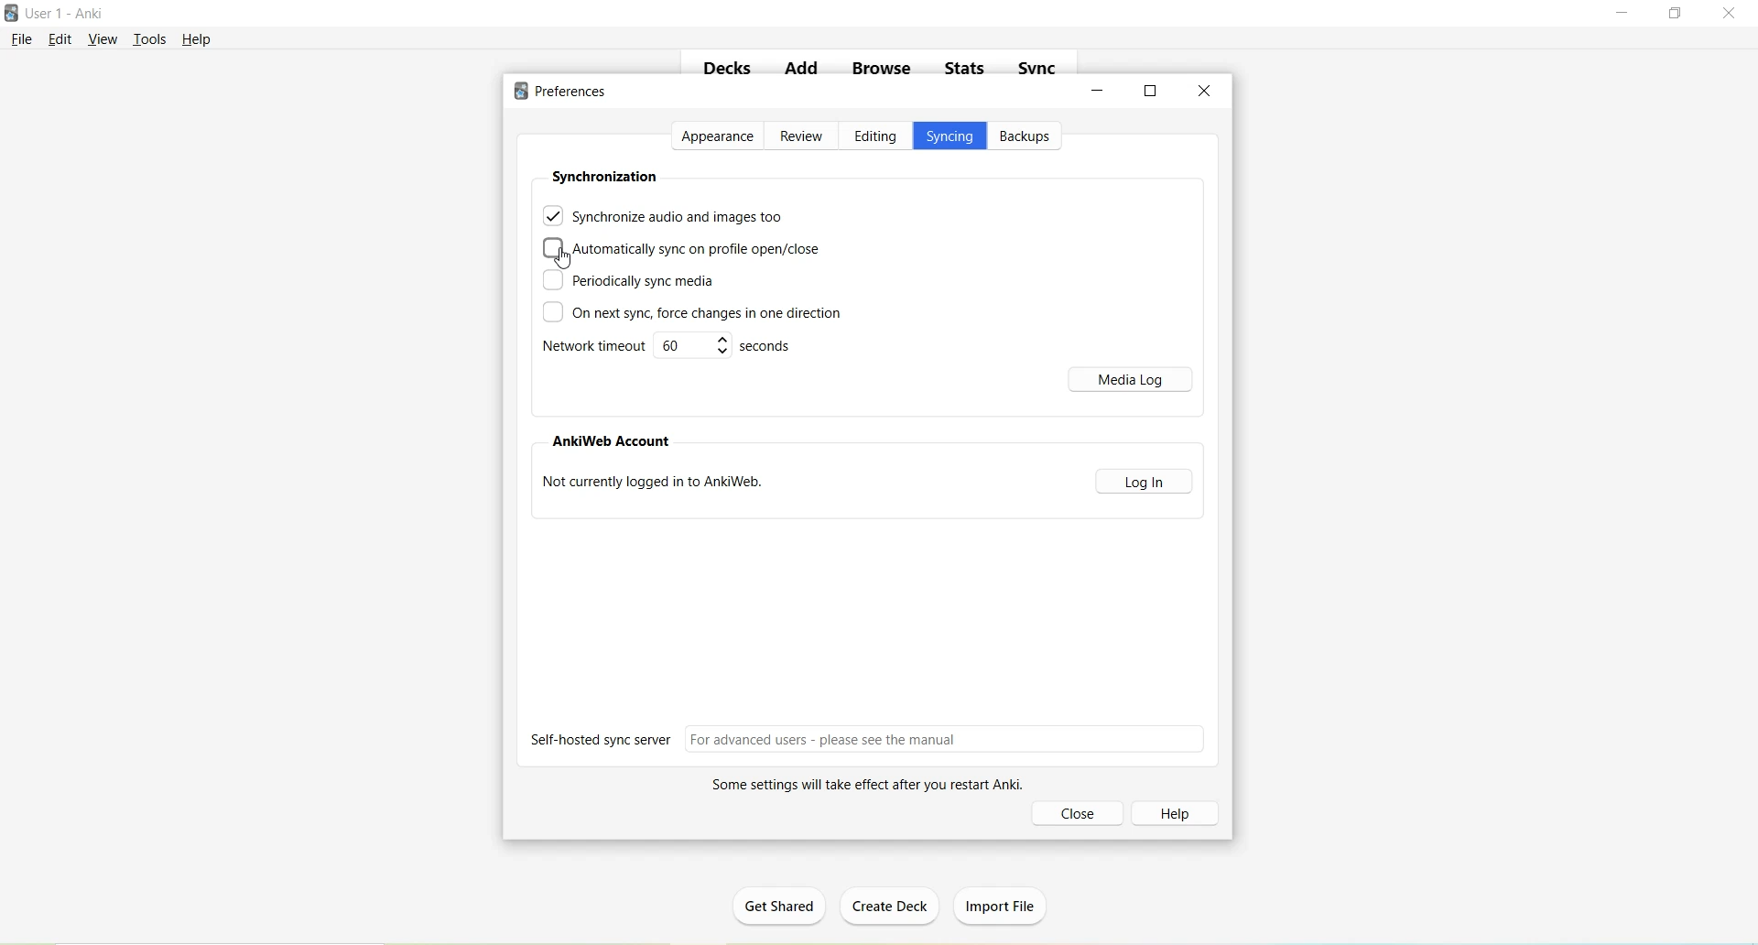 This screenshot has width=1758, height=945. Describe the element at coordinates (1145, 481) in the screenshot. I see `Log In` at that location.